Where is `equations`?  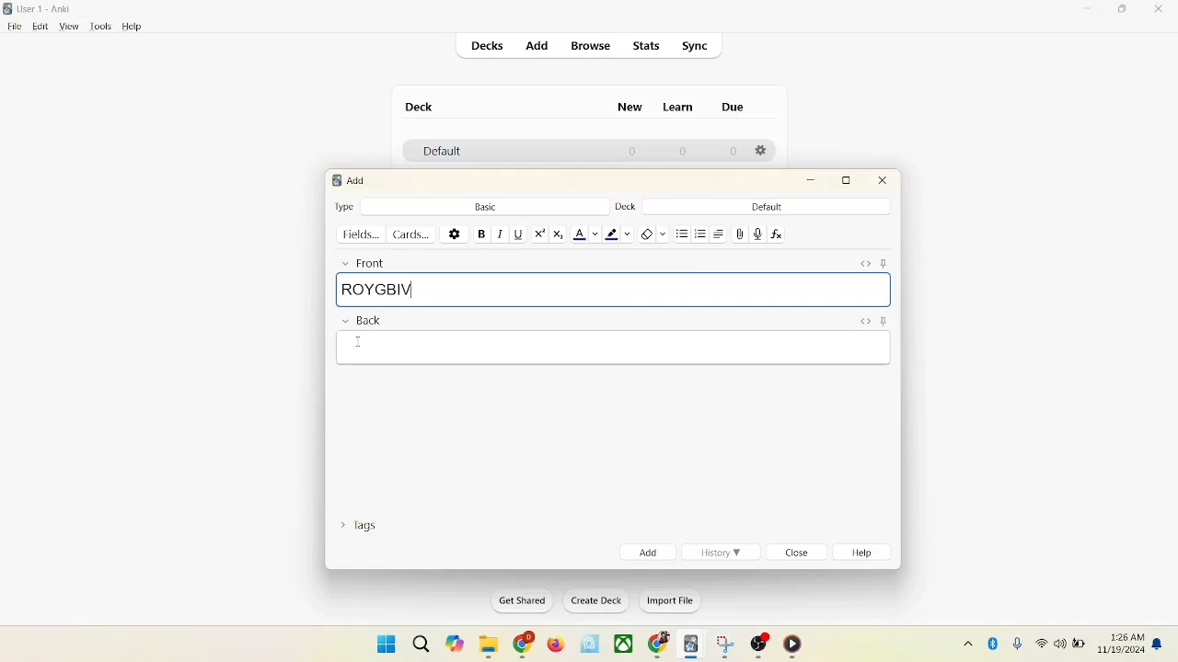 equations is located at coordinates (776, 234).